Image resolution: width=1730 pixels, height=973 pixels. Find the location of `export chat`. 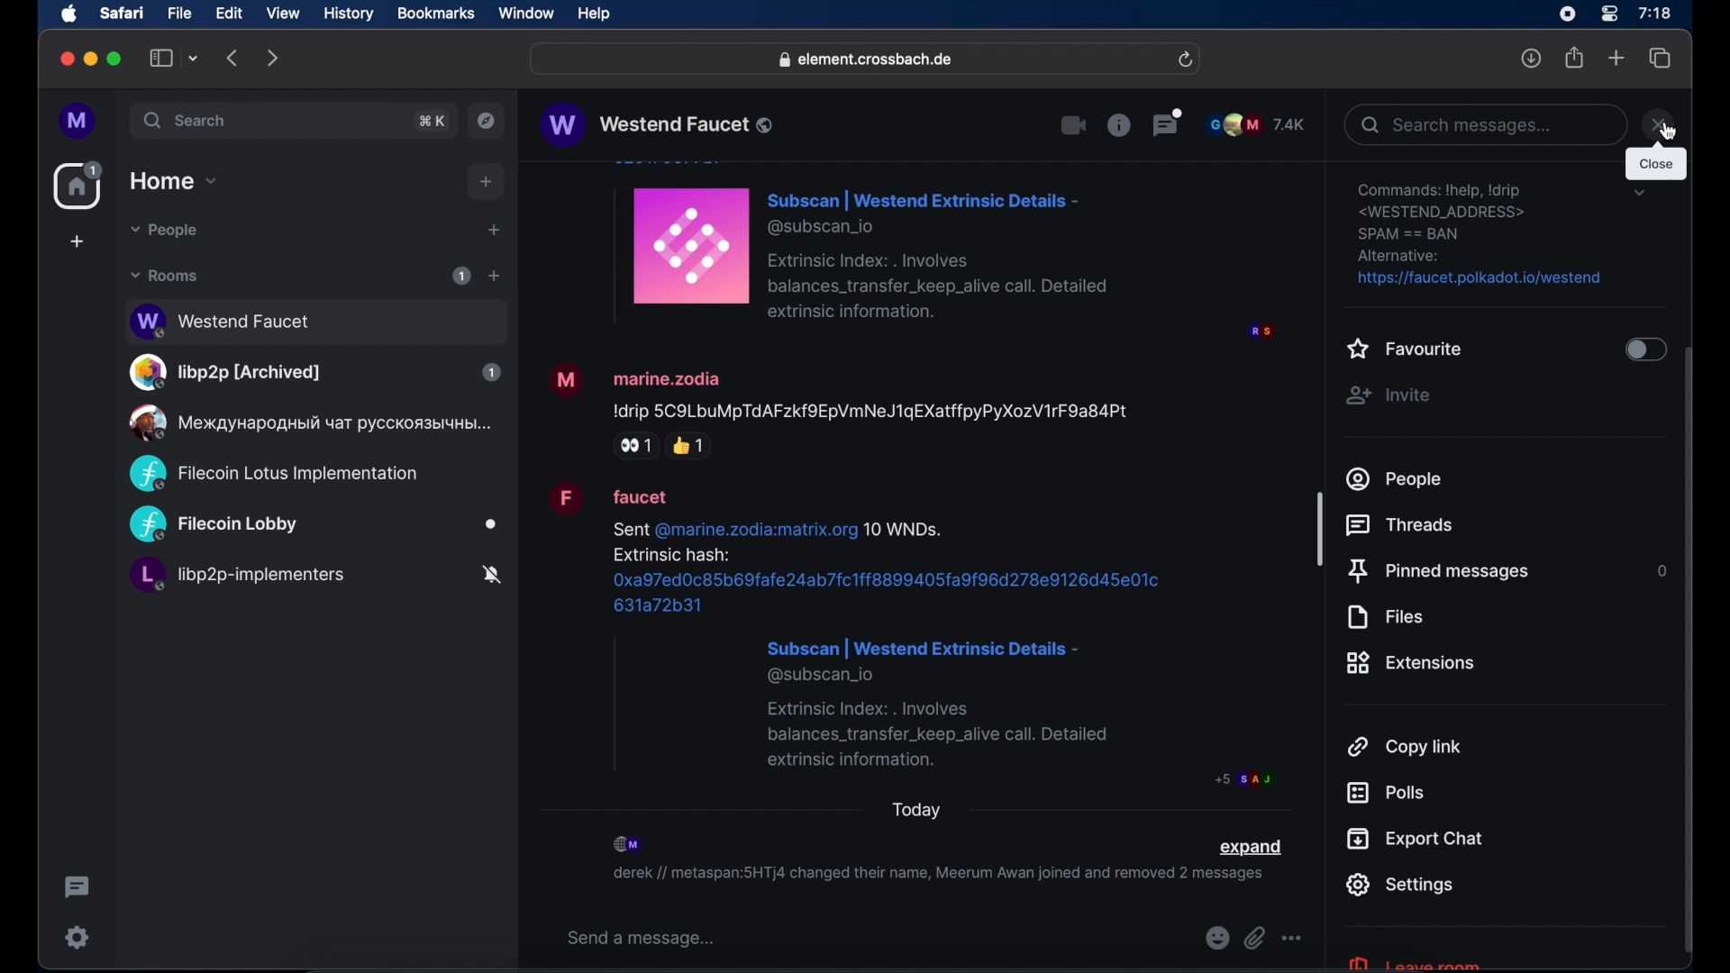

export chat is located at coordinates (1416, 839).